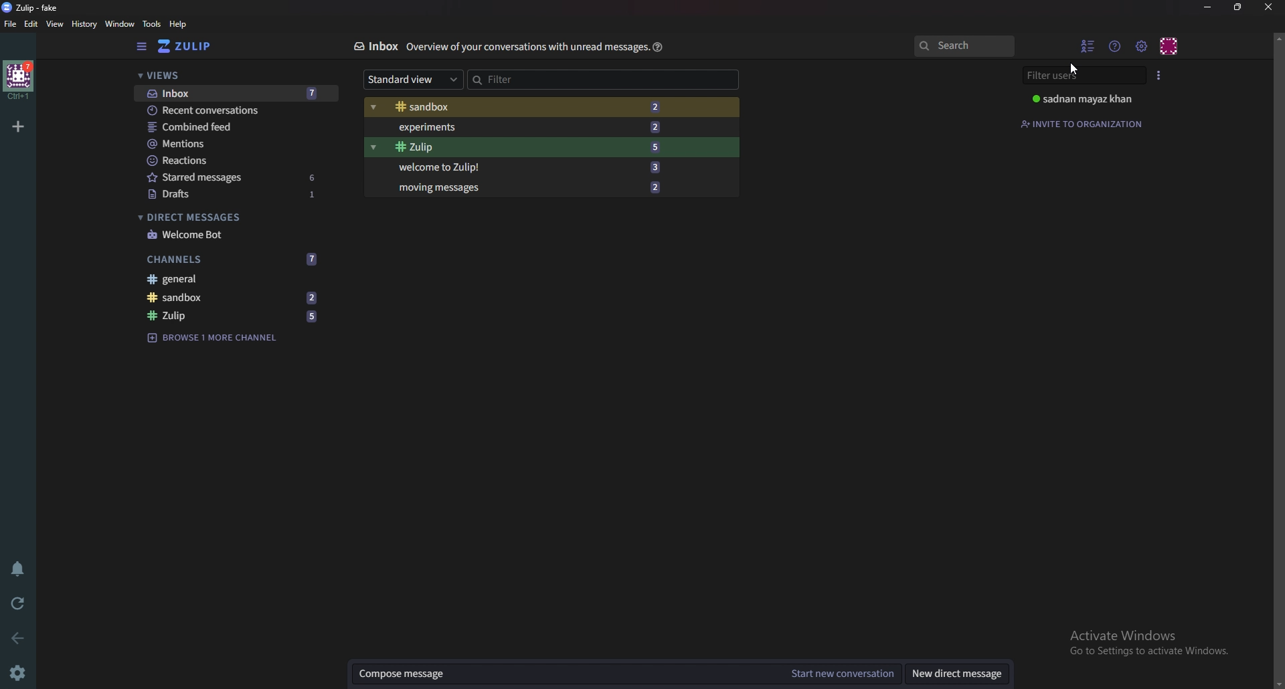  Describe the element at coordinates (152, 25) in the screenshot. I see `Tools` at that location.